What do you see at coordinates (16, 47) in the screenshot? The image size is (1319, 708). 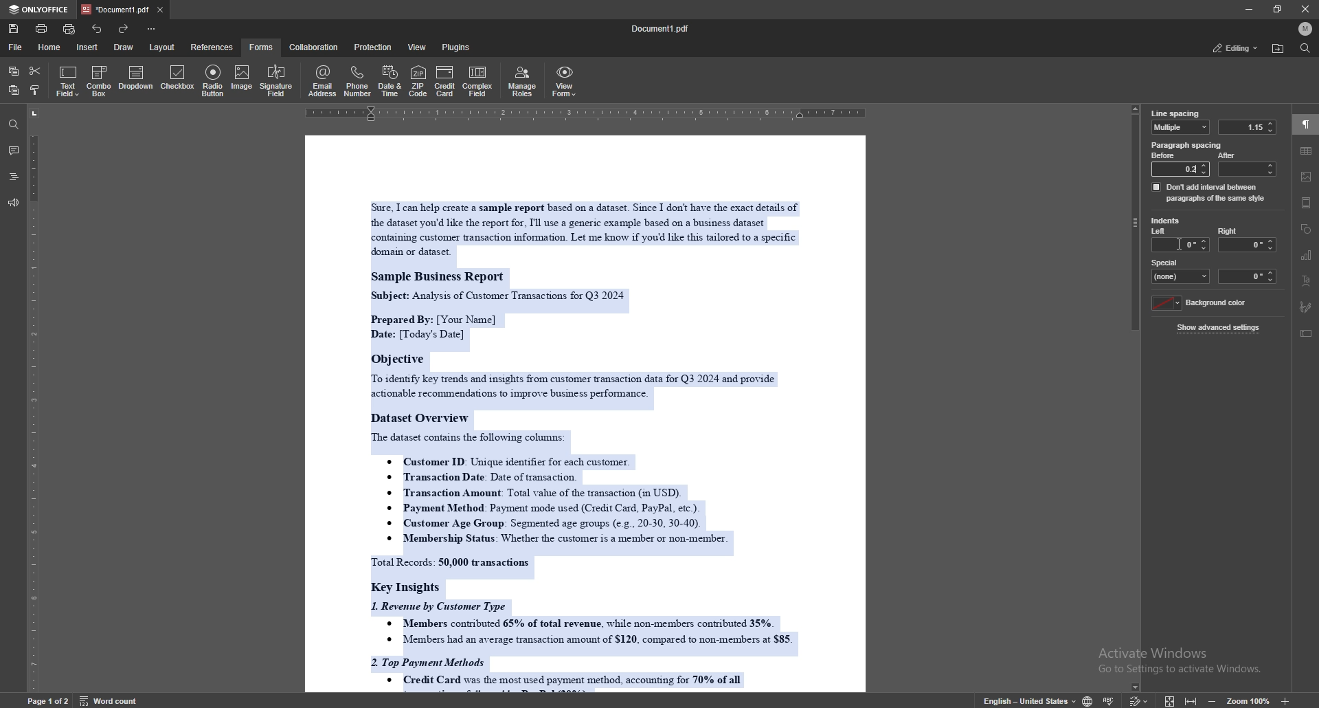 I see `file` at bounding box center [16, 47].